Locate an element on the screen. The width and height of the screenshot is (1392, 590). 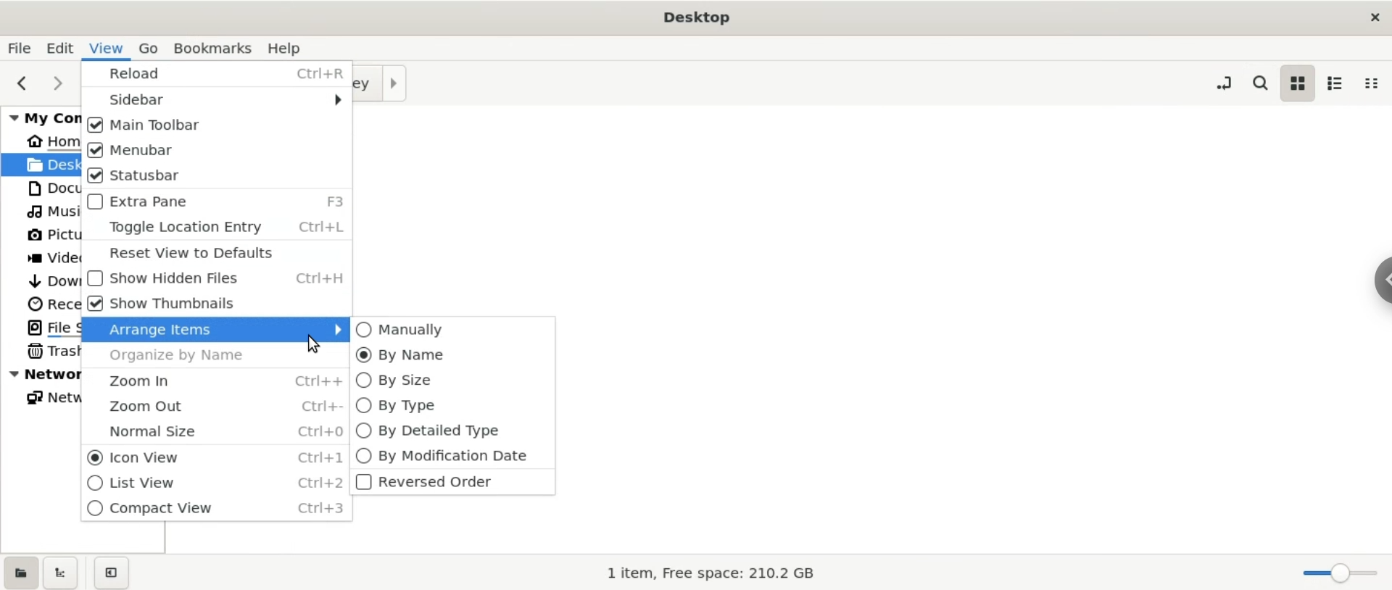
arrage items is located at coordinates (215, 330).